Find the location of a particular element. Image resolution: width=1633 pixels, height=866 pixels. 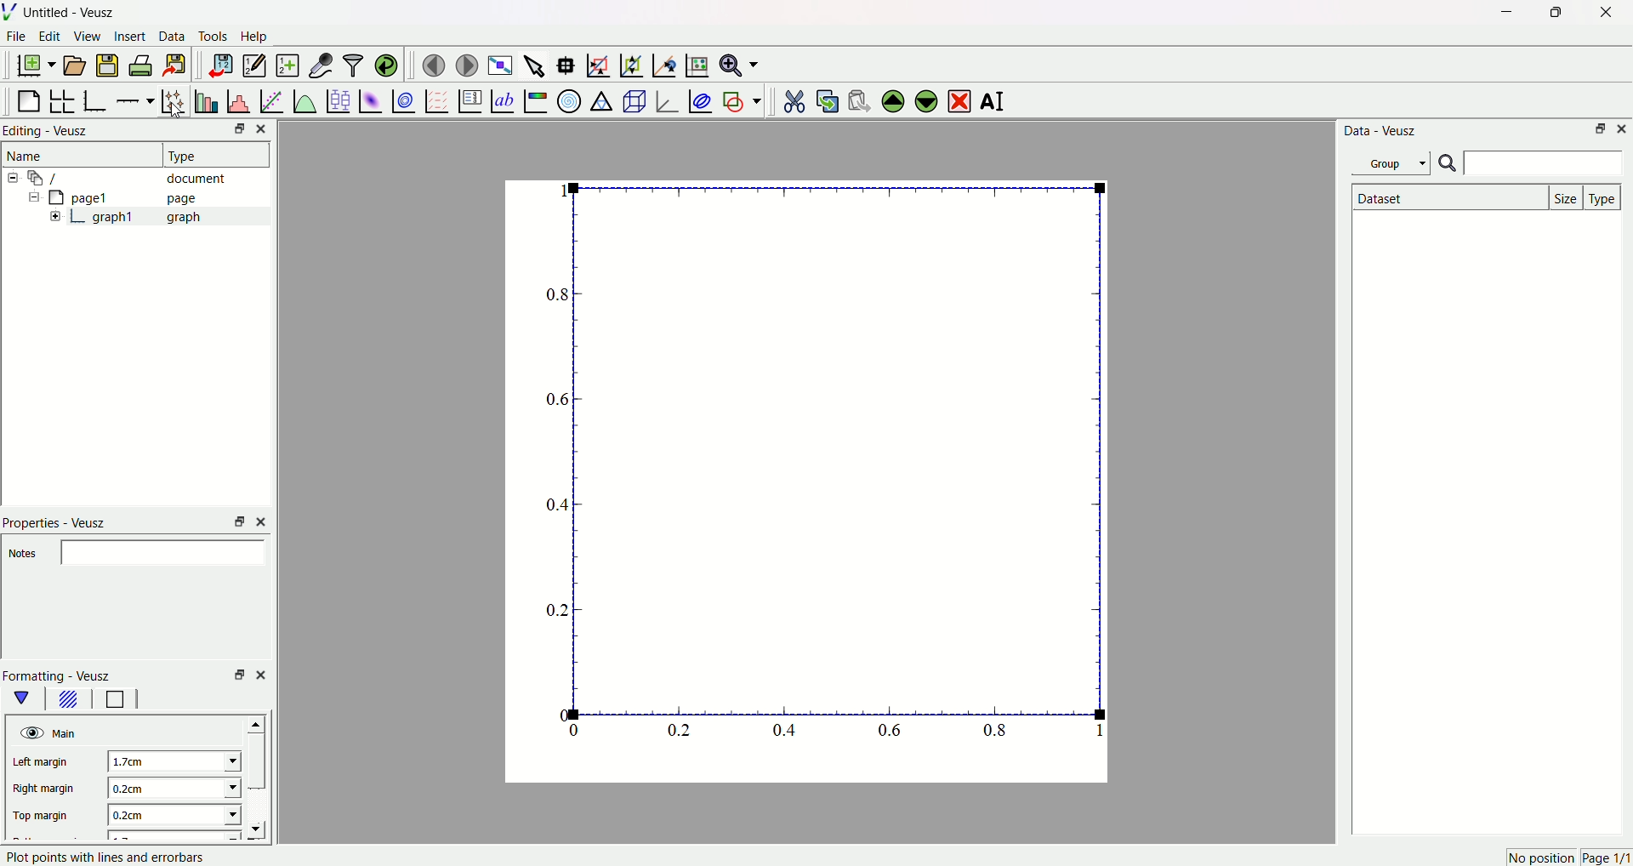

collapse is located at coordinates (15, 178).